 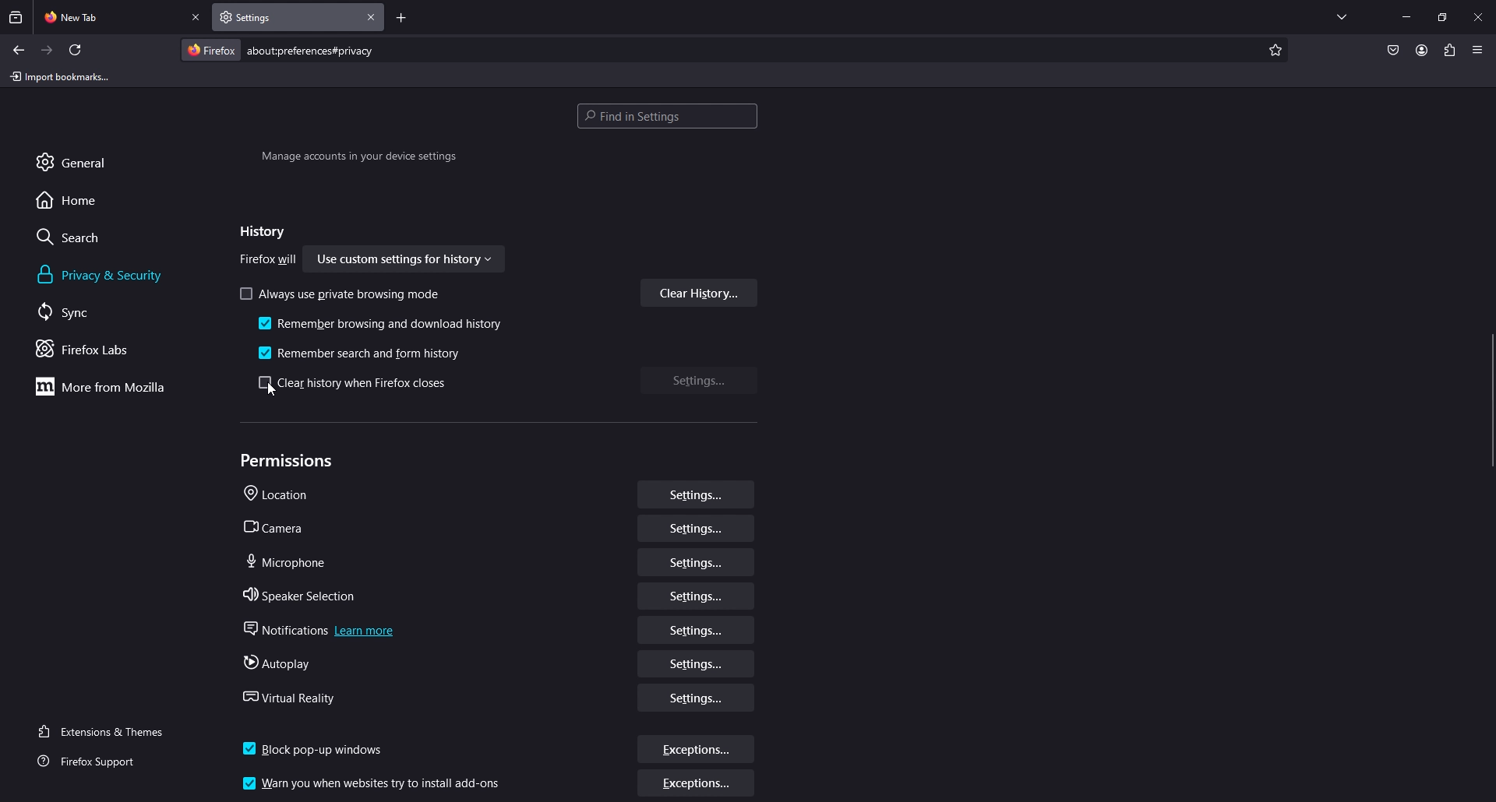 I want to click on profile, so click(x=1421, y=50).